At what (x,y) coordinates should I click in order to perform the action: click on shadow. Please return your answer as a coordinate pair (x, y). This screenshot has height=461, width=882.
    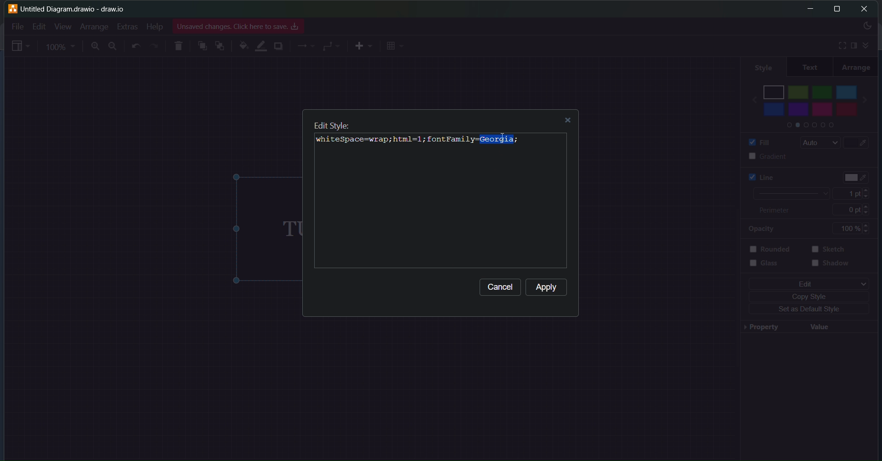
    Looking at the image, I should click on (279, 47).